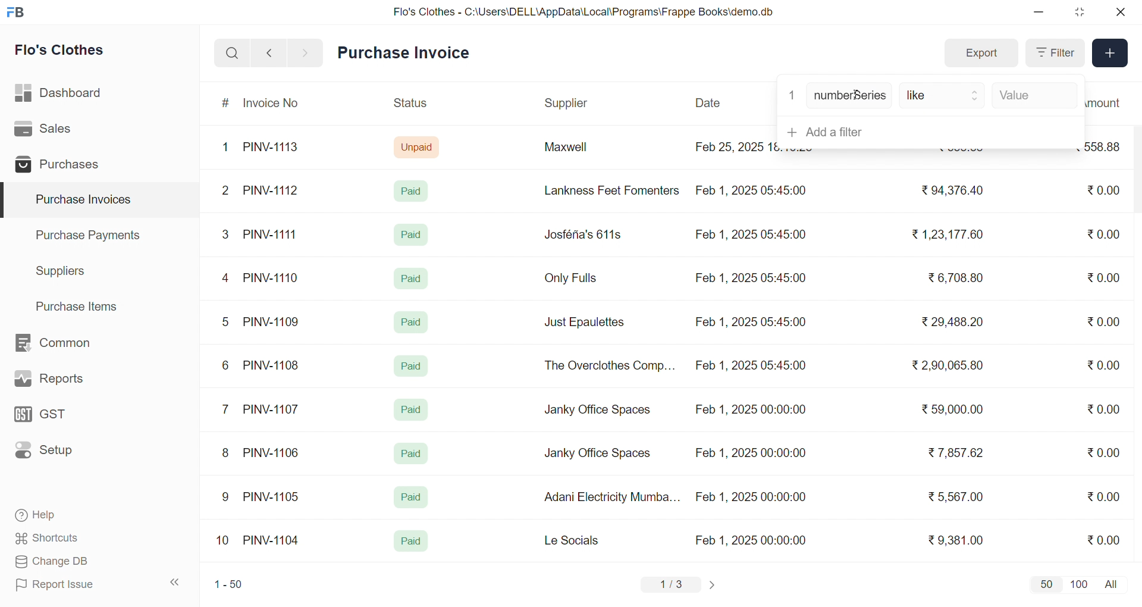 The width and height of the screenshot is (1142, 607). I want to click on ₹29,488.20, so click(949, 322).